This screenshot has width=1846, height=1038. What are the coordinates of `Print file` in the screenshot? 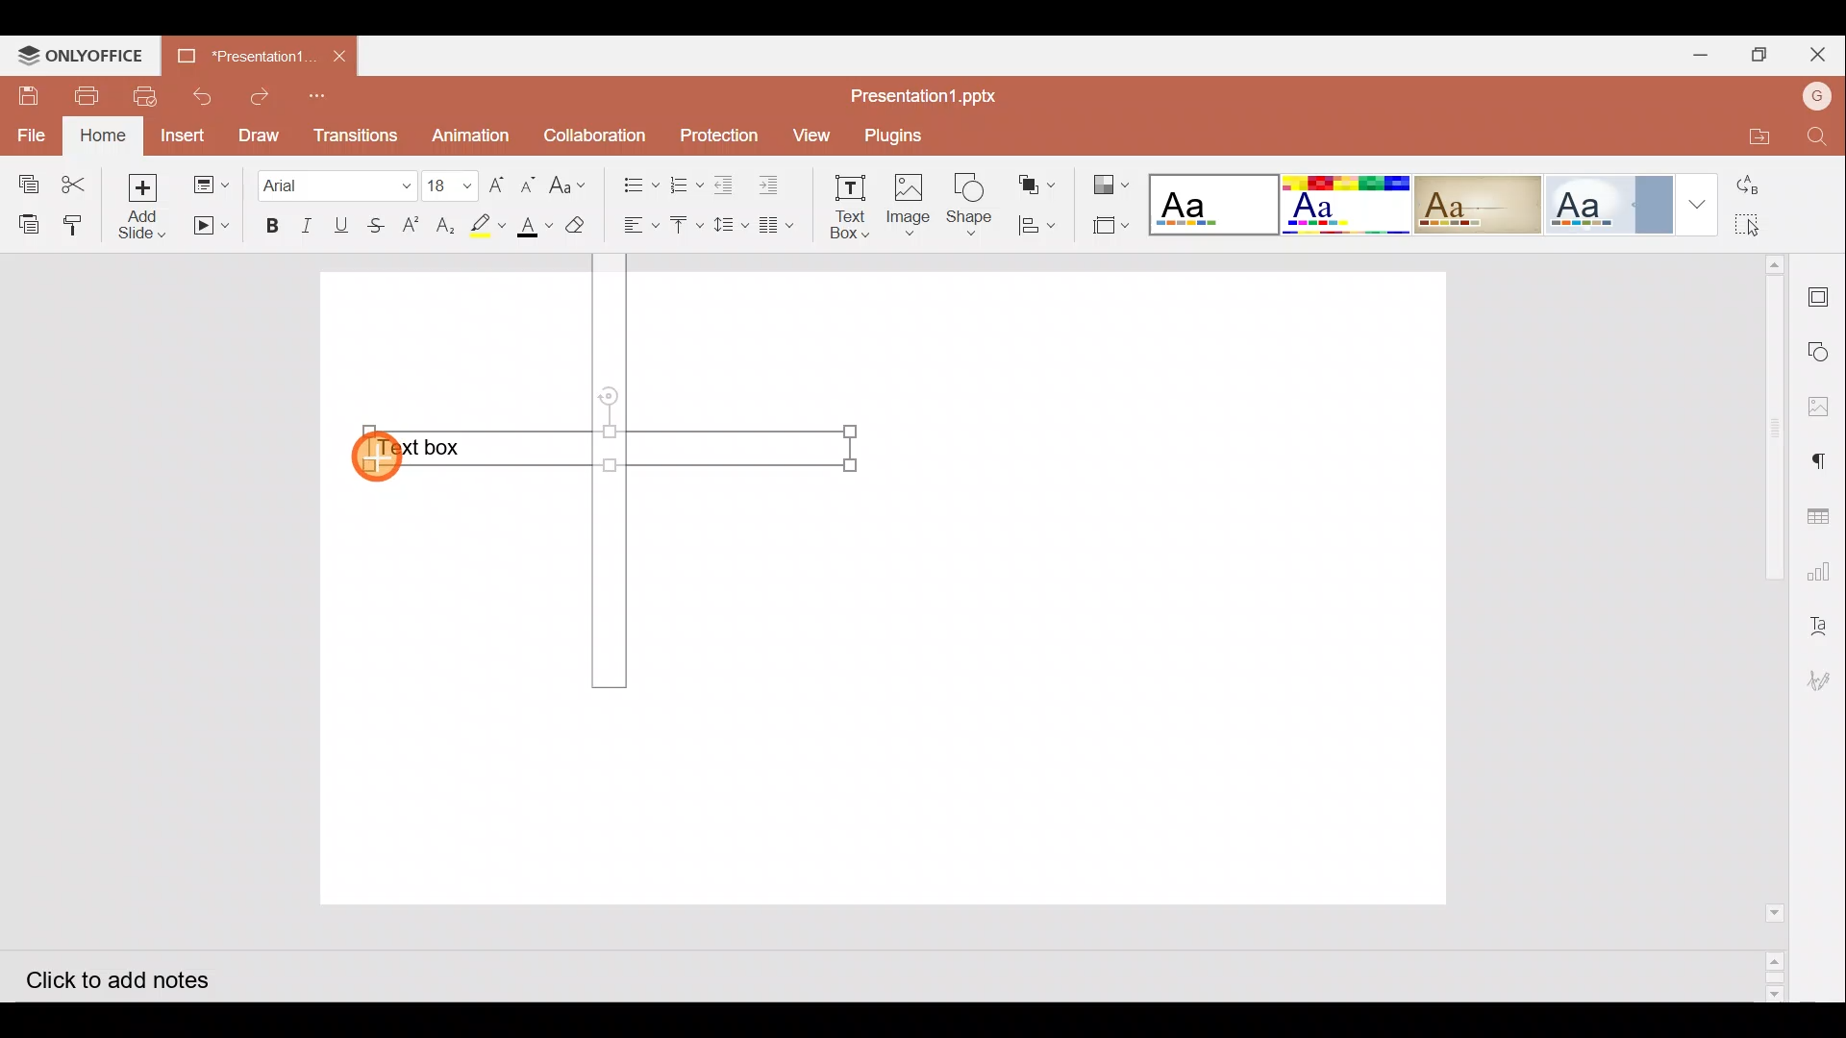 It's located at (79, 95).